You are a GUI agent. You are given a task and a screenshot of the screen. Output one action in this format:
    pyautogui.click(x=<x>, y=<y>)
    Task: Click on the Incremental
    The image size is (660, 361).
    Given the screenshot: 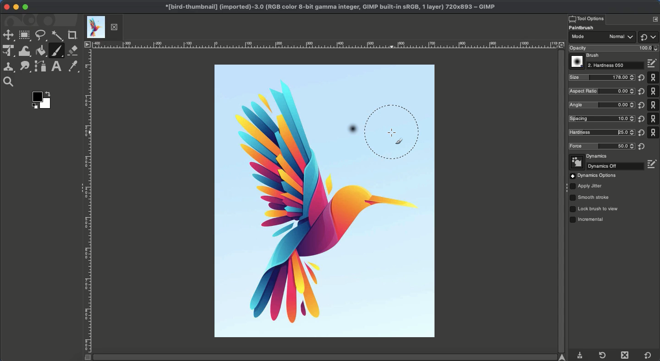 What is the action you would take?
    pyautogui.click(x=589, y=220)
    